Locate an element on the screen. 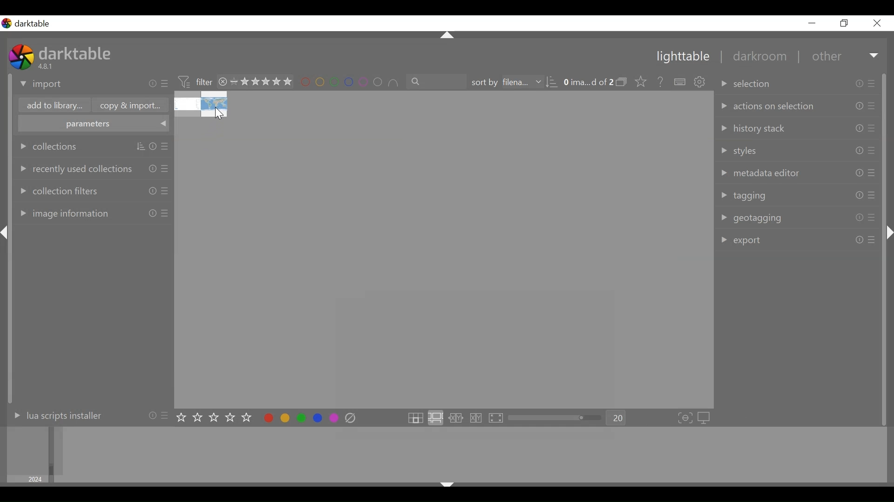  filter is located at coordinates (192, 81).